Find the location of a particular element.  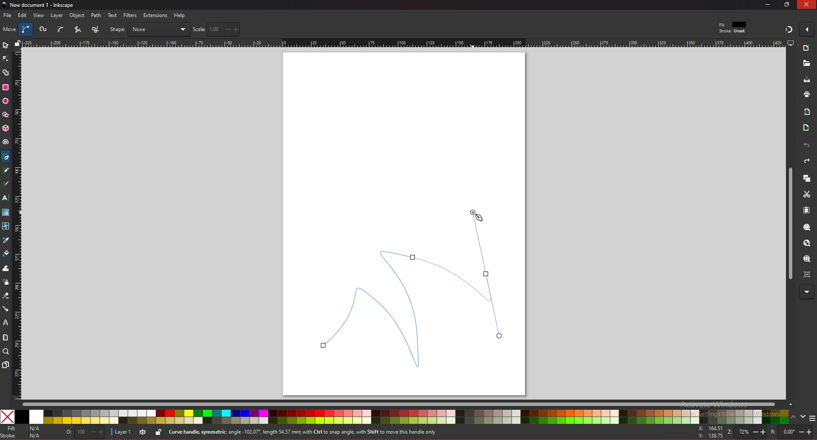

paint bucket is located at coordinates (6, 253).